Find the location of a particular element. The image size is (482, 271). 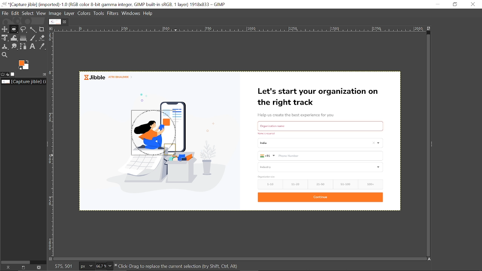

 is located at coordinates (42, 13).